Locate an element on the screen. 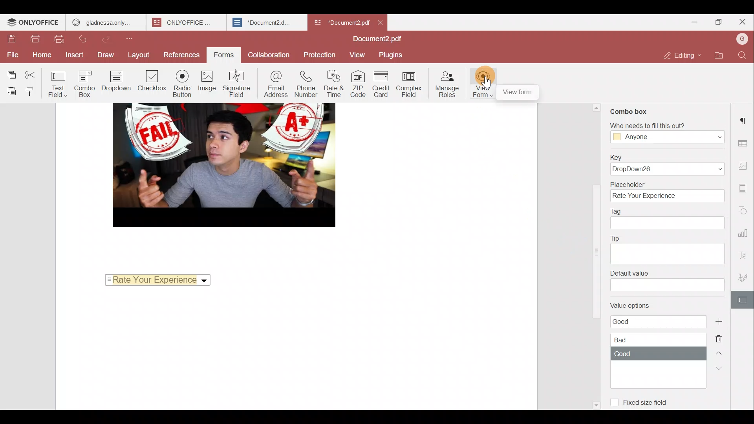 This screenshot has height=424, width=754. Save is located at coordinates (12, 39).